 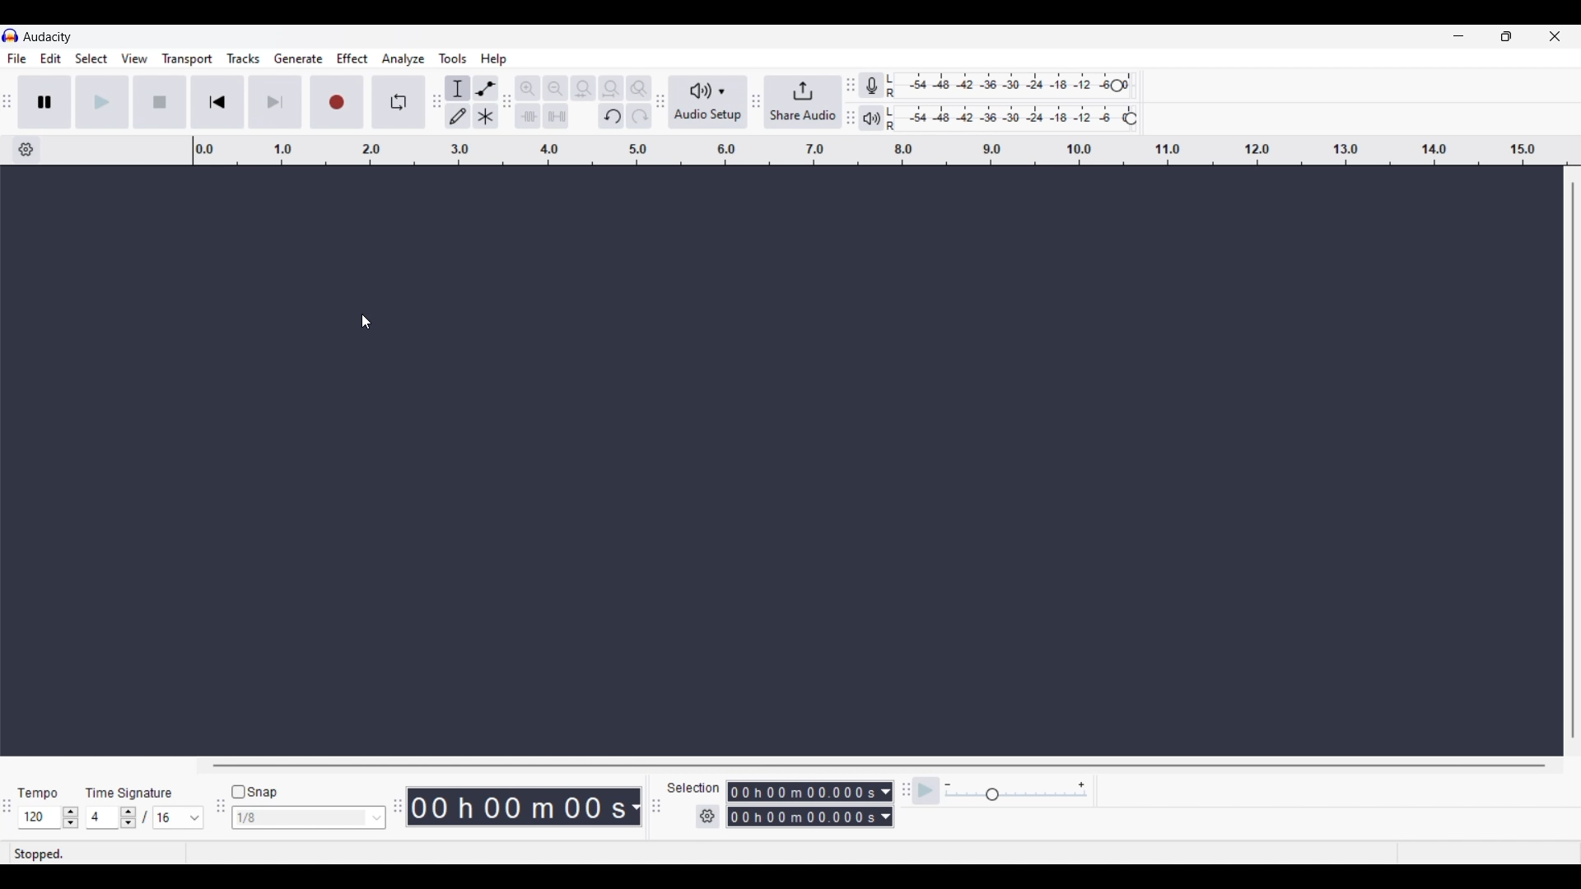 What do you see at coordinates (638, 115) in the screenshot?
I see `Redo` at bounding box center [638, 115].